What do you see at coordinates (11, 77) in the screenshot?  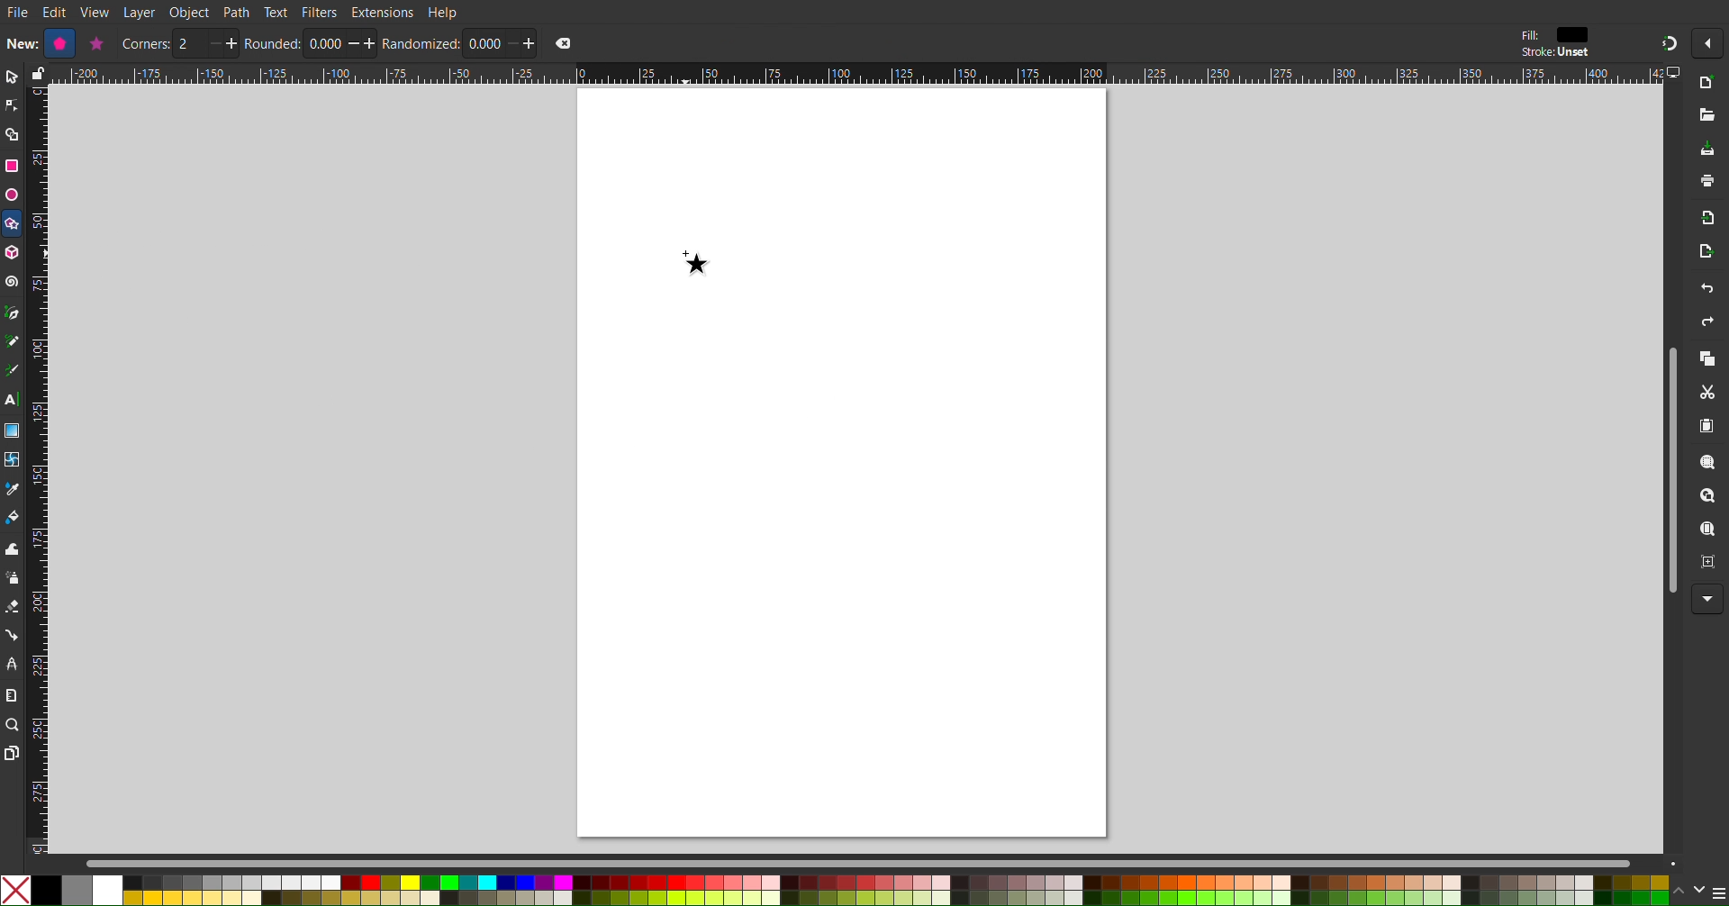 I see `Select` at bounding box center [11, 77].